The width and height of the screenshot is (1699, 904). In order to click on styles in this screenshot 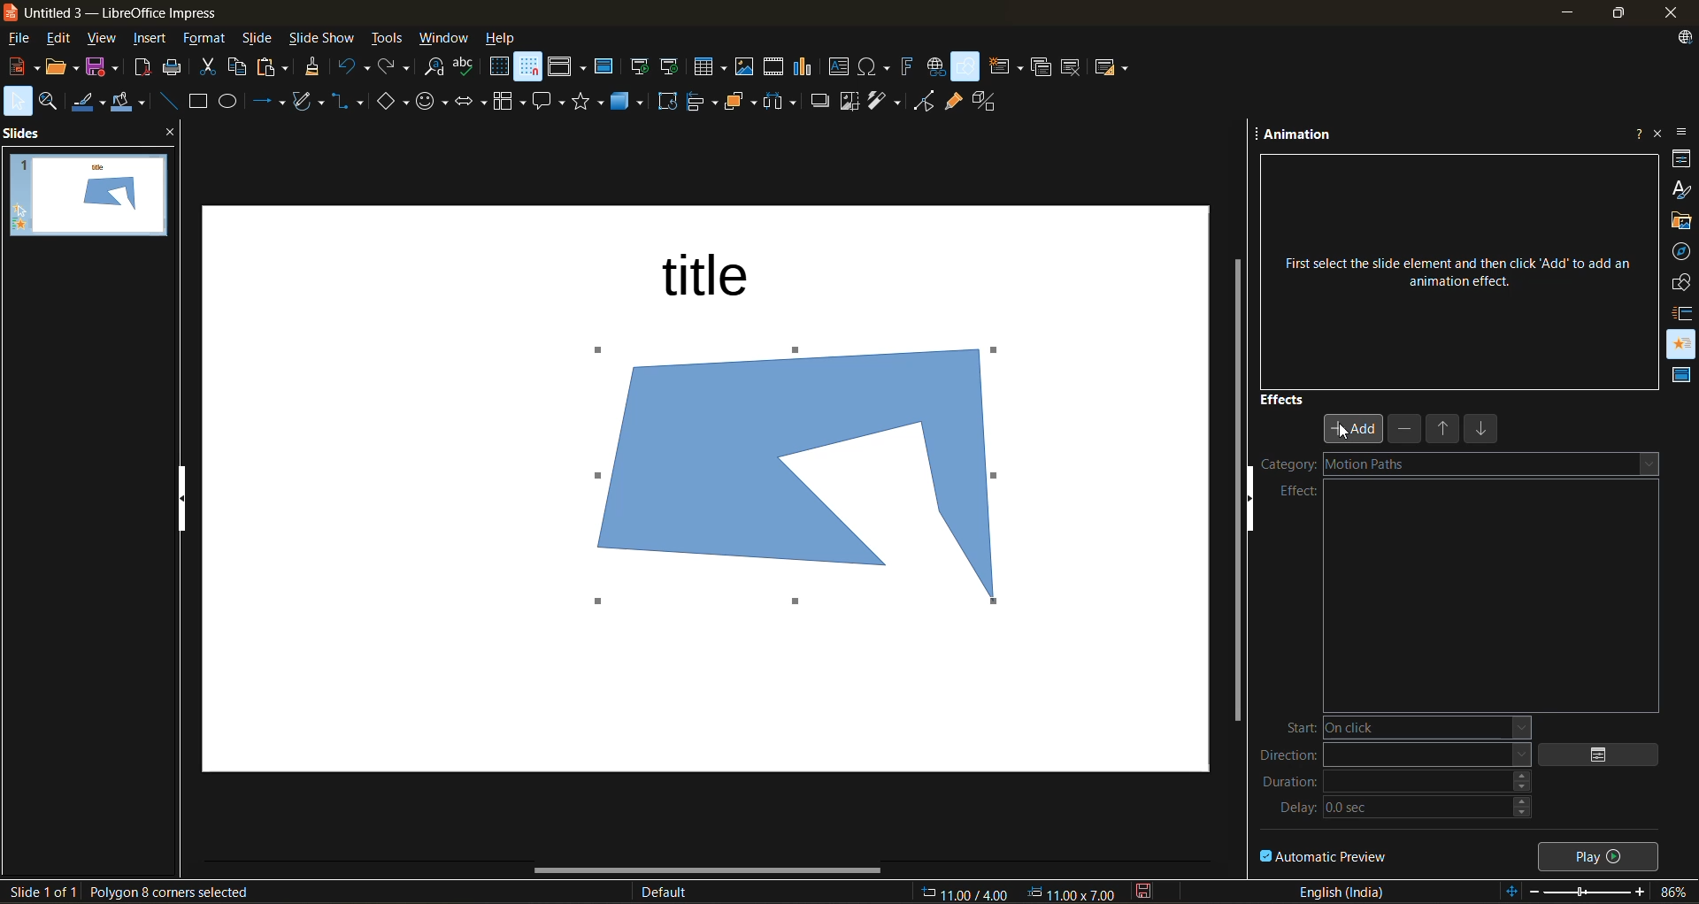, I will do `click(1680, 189)`.